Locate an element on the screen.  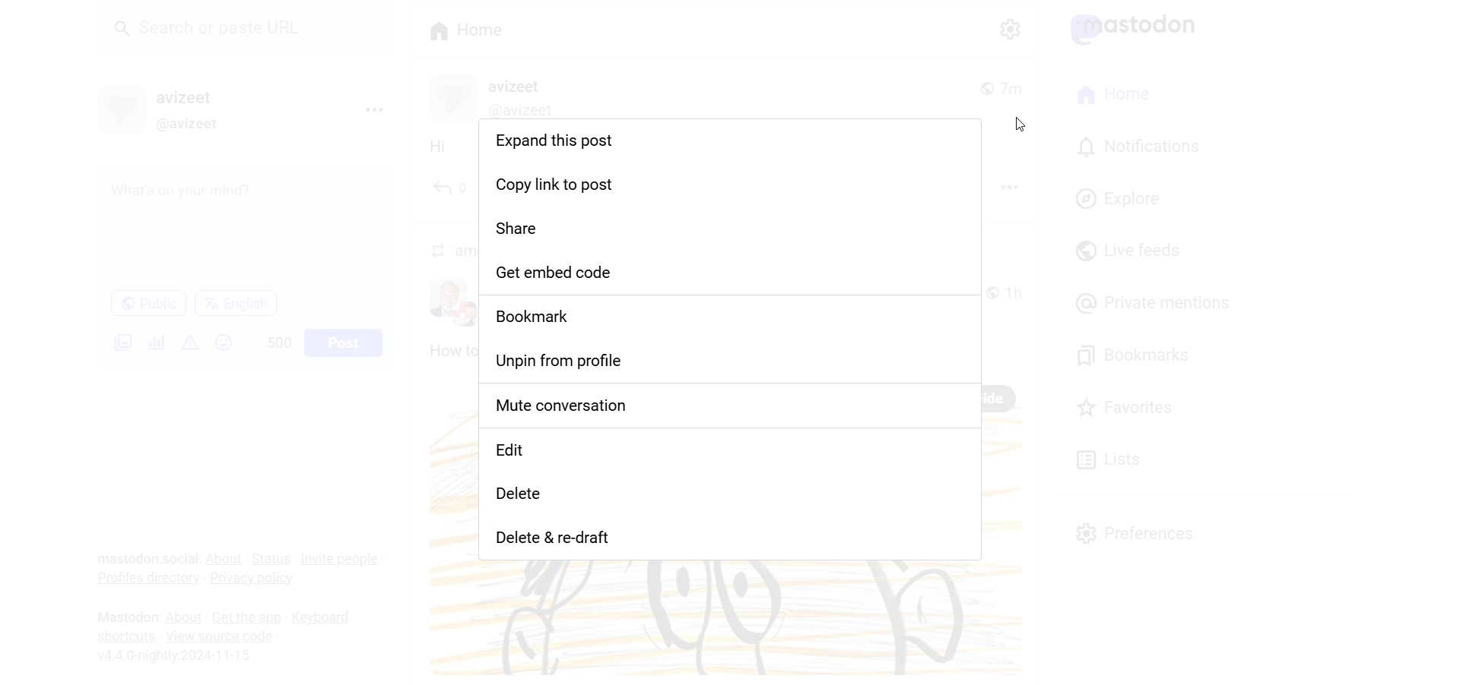
Copy Link to Post is located at coordinates (731, 184).